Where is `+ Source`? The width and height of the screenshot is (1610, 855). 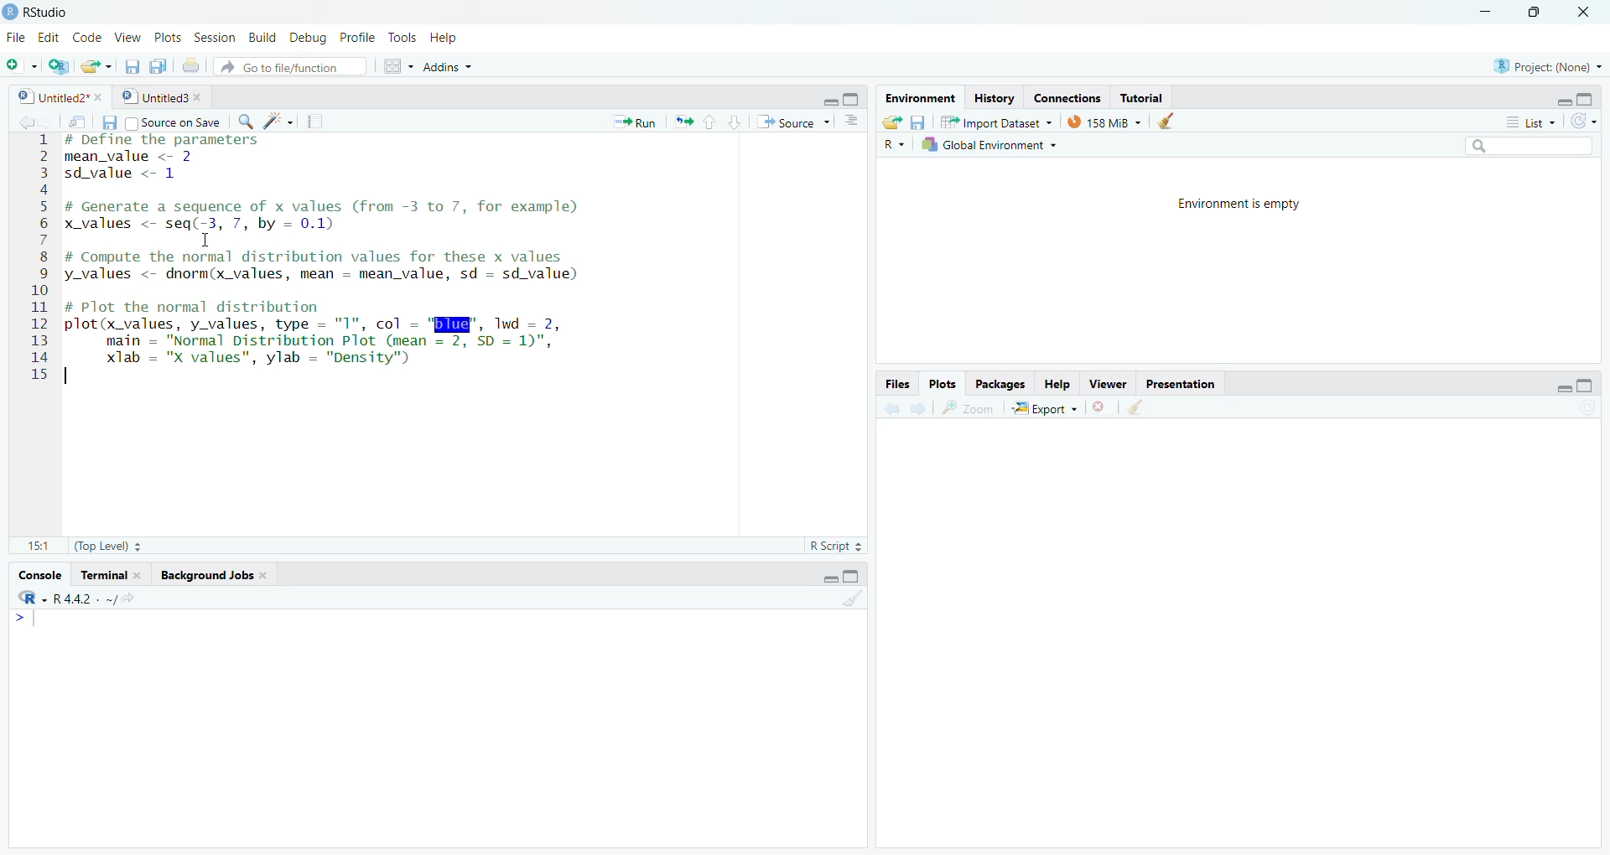
+ Source is located at coordinates (792, 122).